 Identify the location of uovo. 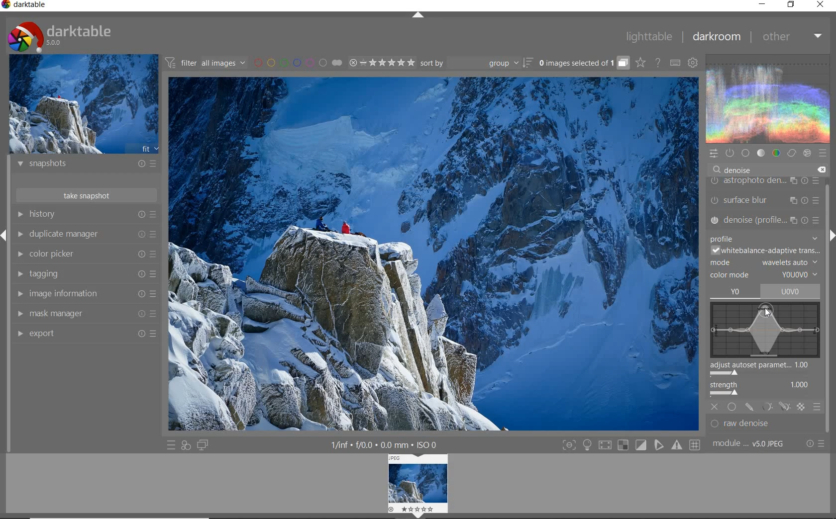
(792, 291).